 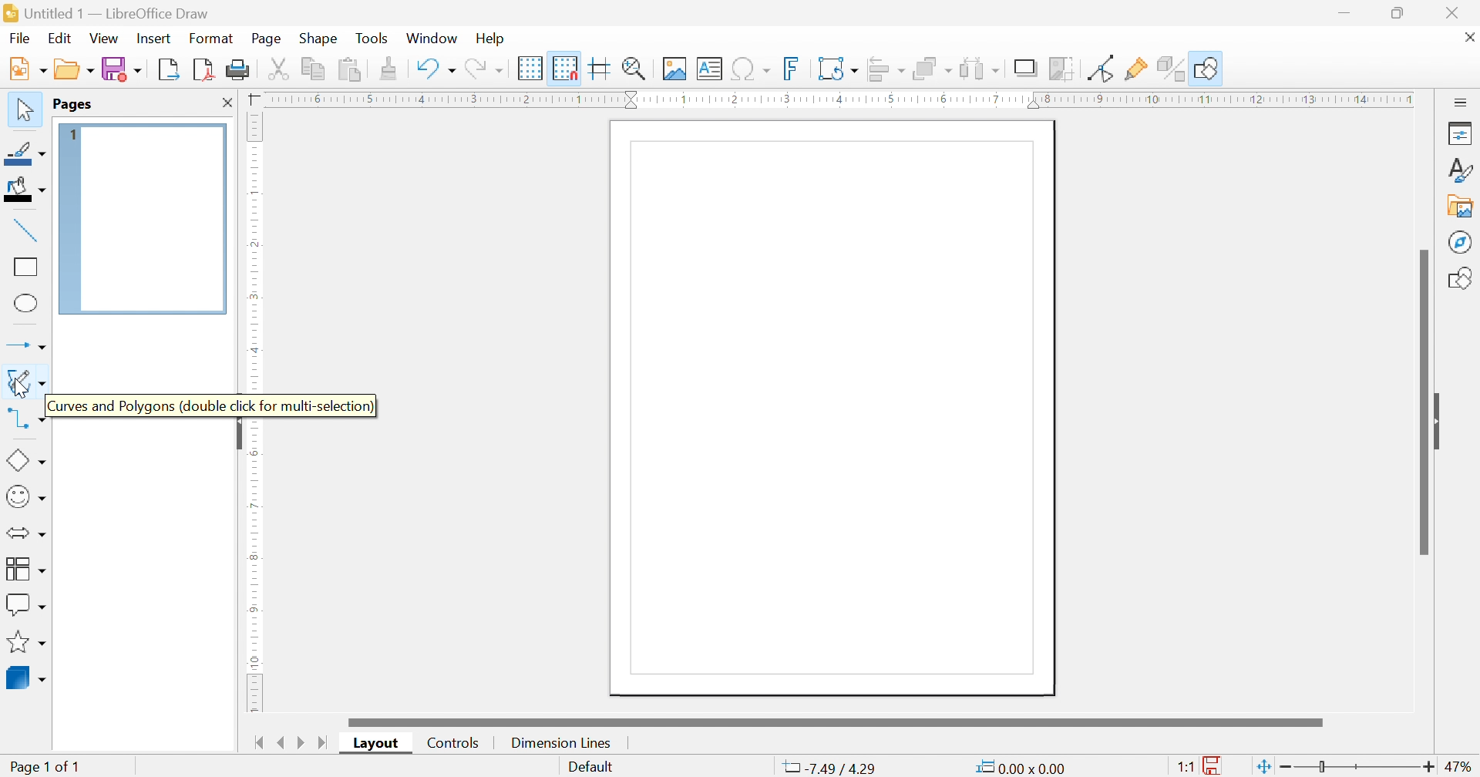 What do you see at coordinates (1399, 13) in the screenshot?
I see `restore down` at bounding box center [1399, 13].